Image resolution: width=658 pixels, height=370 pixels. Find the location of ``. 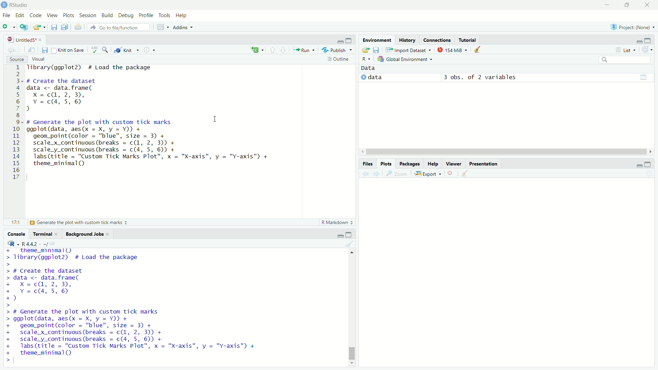

 is located at coordinates (14, 123).